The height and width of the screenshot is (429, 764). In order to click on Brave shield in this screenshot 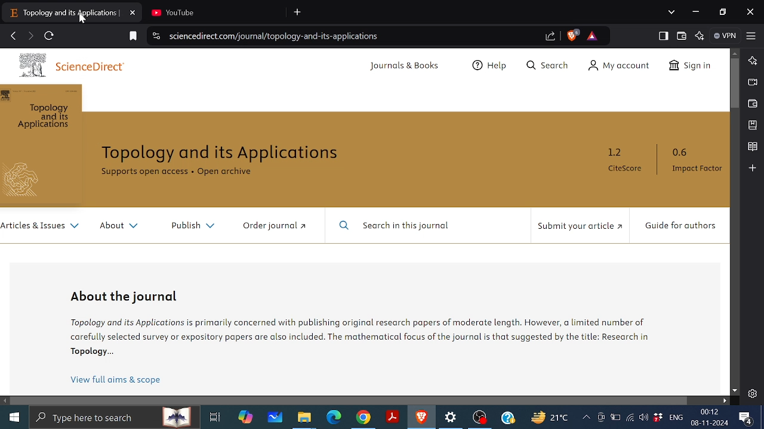, I will do `click(572, 35)`.